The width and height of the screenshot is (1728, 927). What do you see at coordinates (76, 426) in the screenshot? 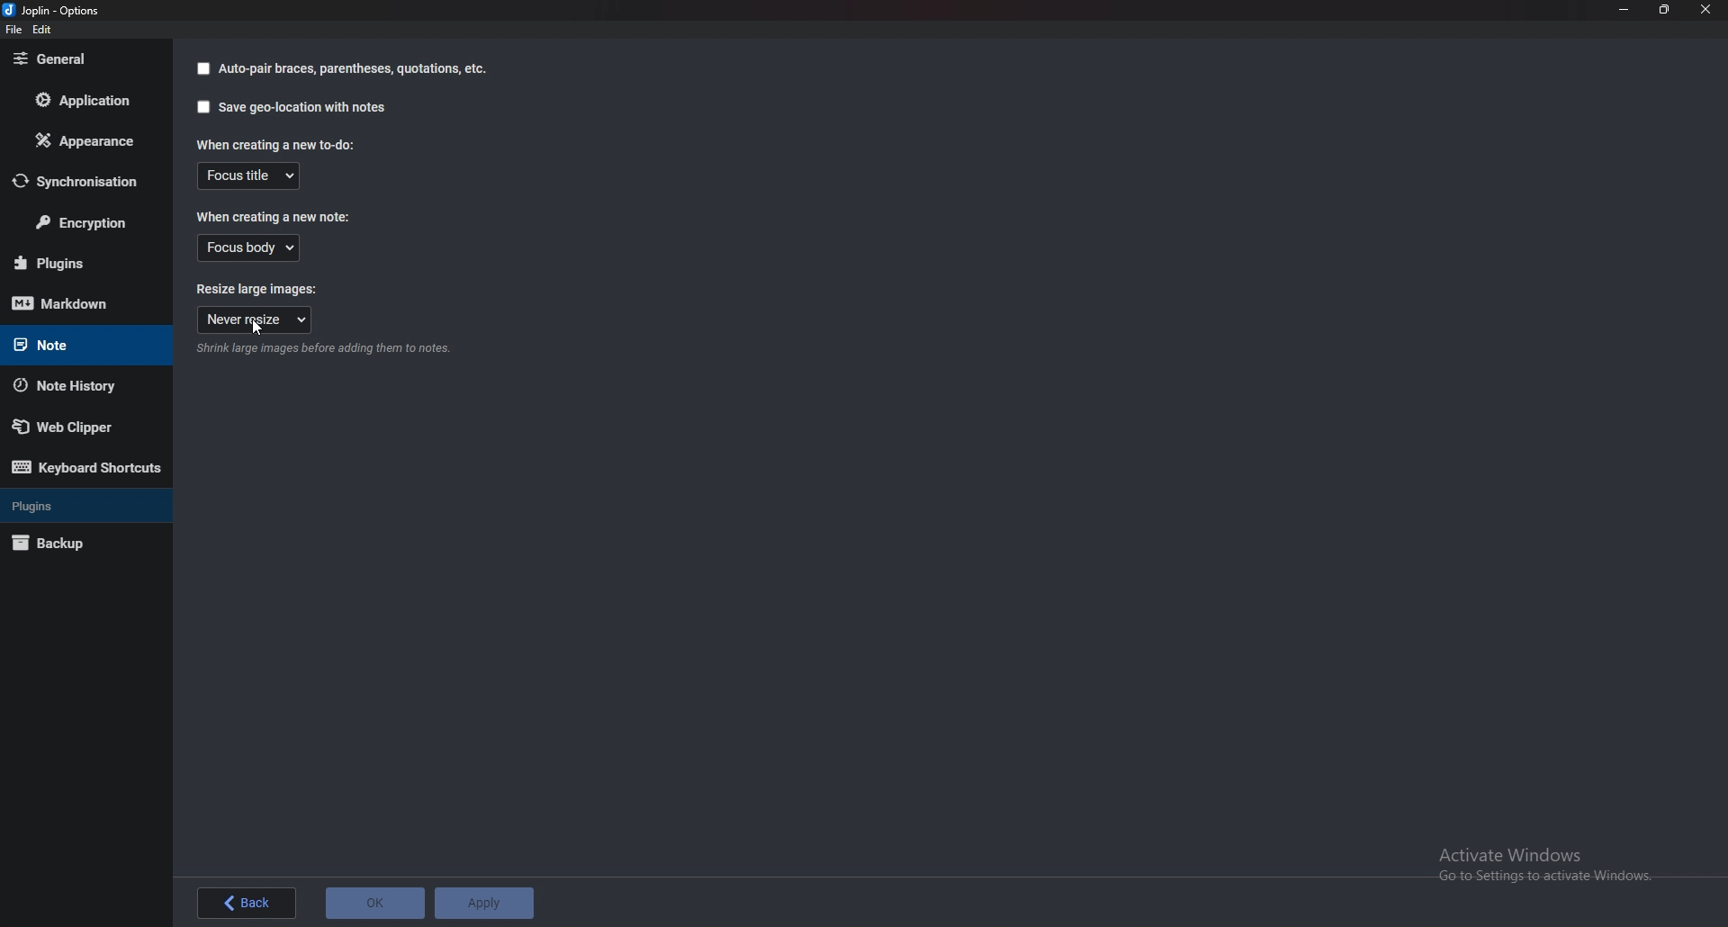
I see `Web Clipper` at bounding box center [76, 426].